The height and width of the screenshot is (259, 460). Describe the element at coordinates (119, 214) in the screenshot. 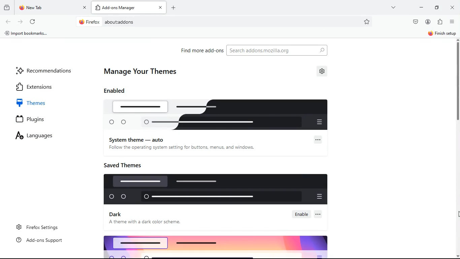

I see `dark` at that location.